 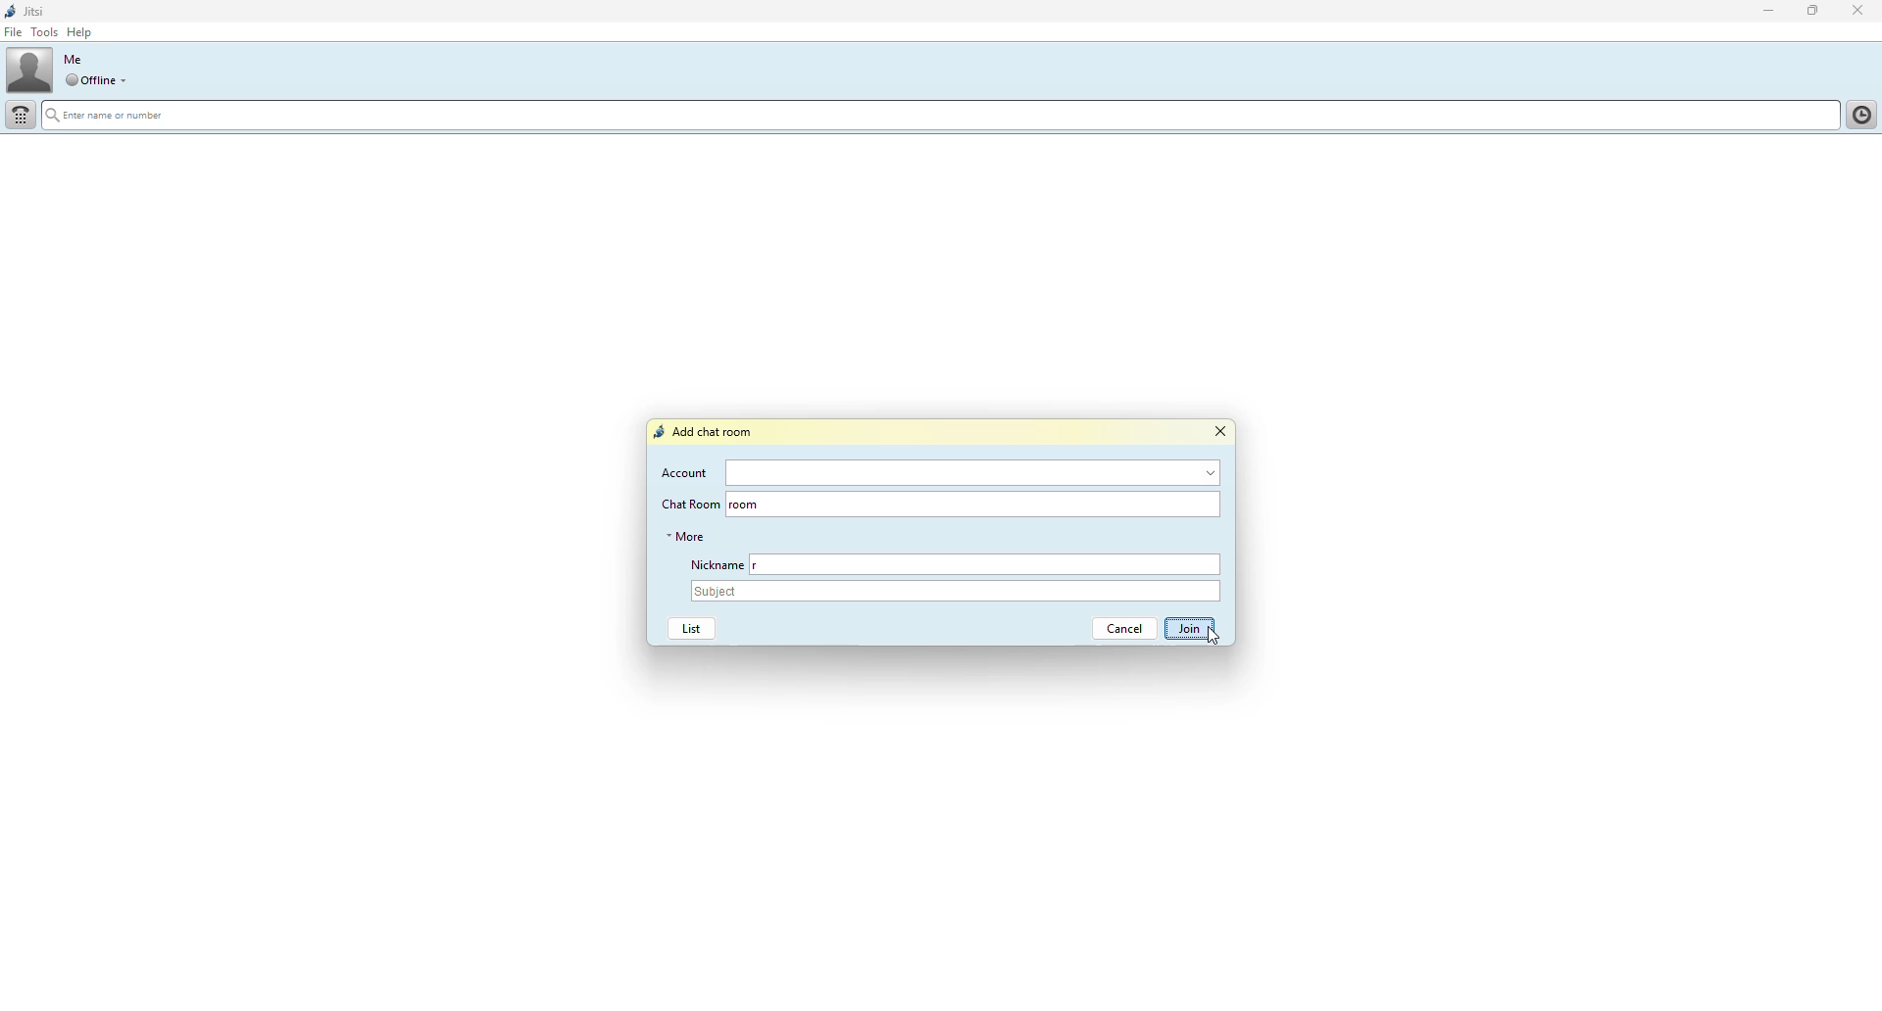 What do you see at coordinates (686, 536) in the screenshot?
I see `more` at bounding box center [686, 536].